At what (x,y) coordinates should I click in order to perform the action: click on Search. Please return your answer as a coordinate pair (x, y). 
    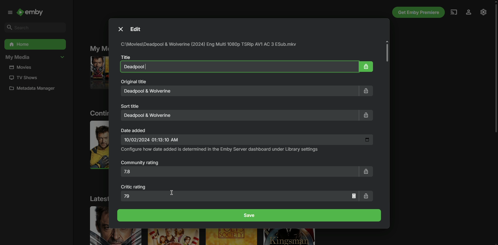
    Looking at the image, I should click on (33, 27).